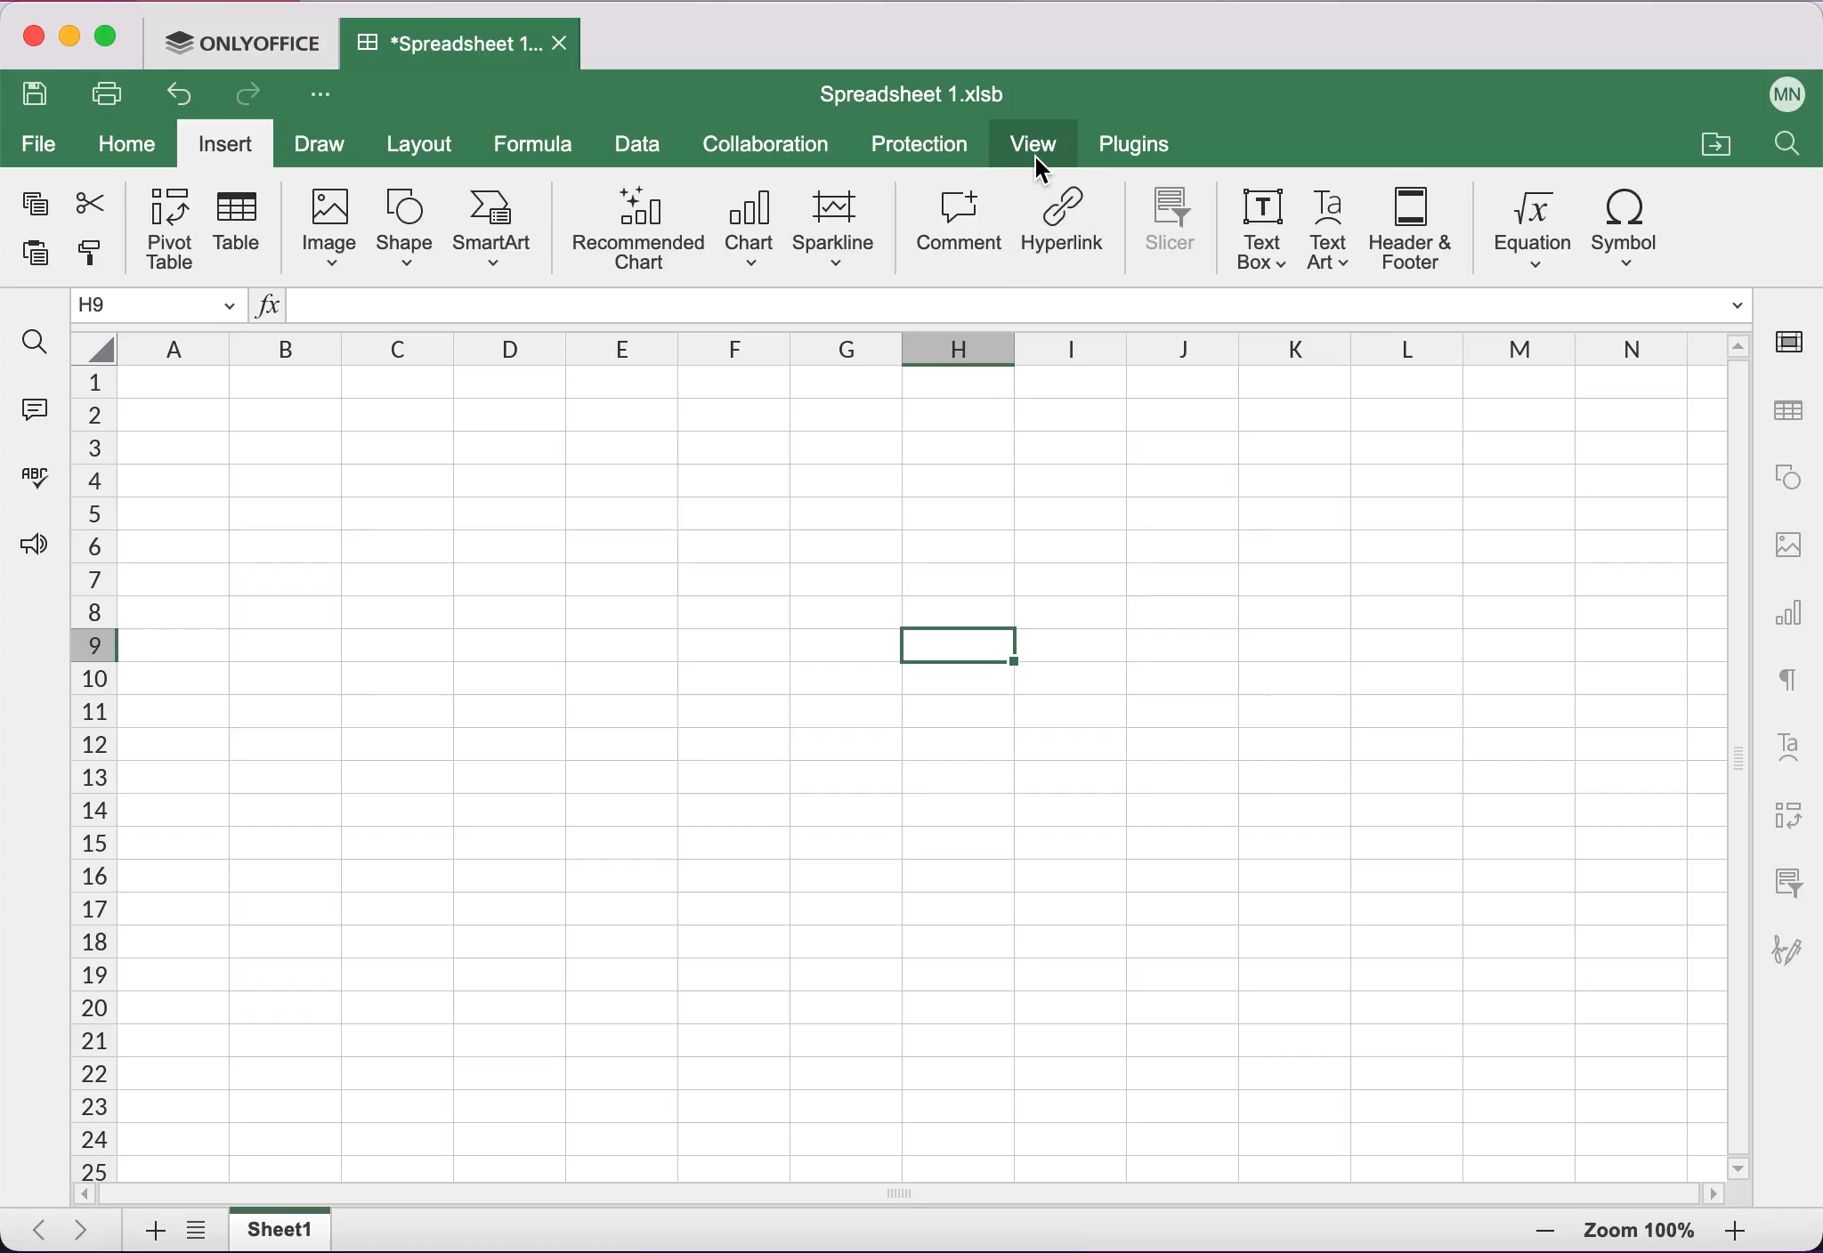 This screenshot has height=1253, width=1823. Describe the element at coordinates (269, 306) in the screenshot. I see `functions` at that location.